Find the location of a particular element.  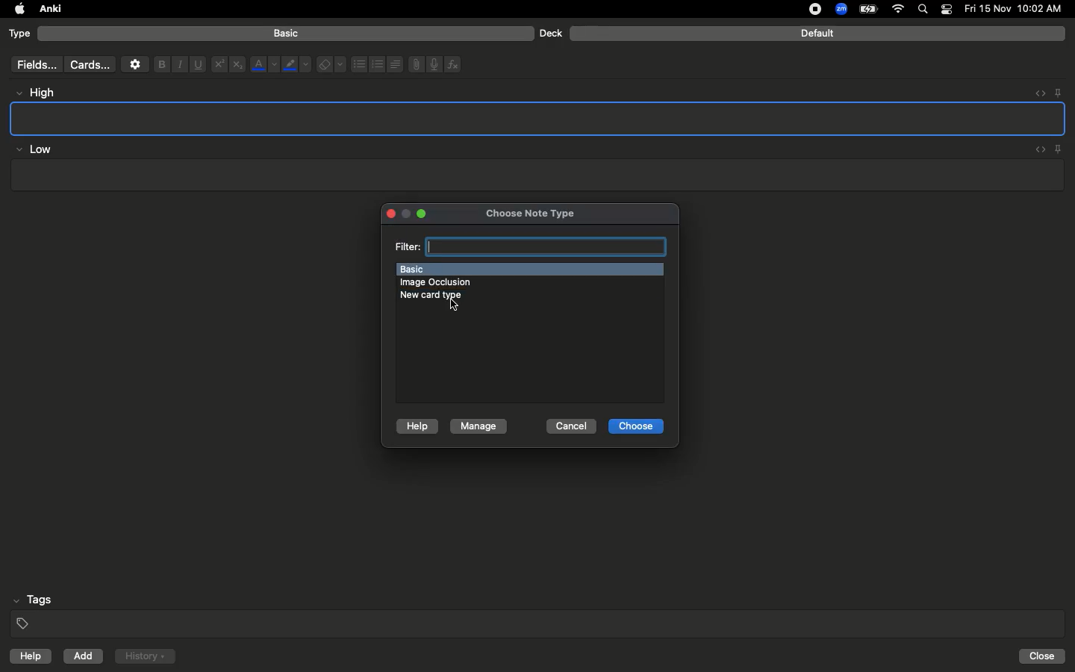

Fields is located at coordinates (34, 64).